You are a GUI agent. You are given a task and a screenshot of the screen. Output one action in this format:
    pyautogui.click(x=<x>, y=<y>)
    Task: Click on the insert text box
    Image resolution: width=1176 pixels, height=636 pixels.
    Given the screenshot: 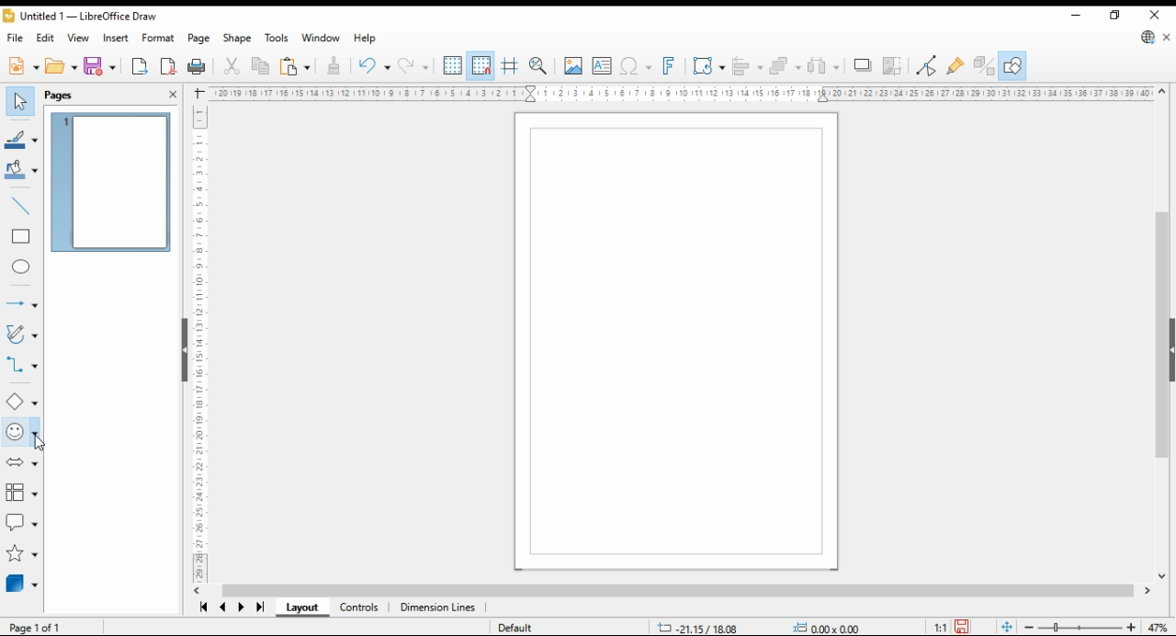 What is the action you would take?
    pyautogui.click(x=603, y=66)
    